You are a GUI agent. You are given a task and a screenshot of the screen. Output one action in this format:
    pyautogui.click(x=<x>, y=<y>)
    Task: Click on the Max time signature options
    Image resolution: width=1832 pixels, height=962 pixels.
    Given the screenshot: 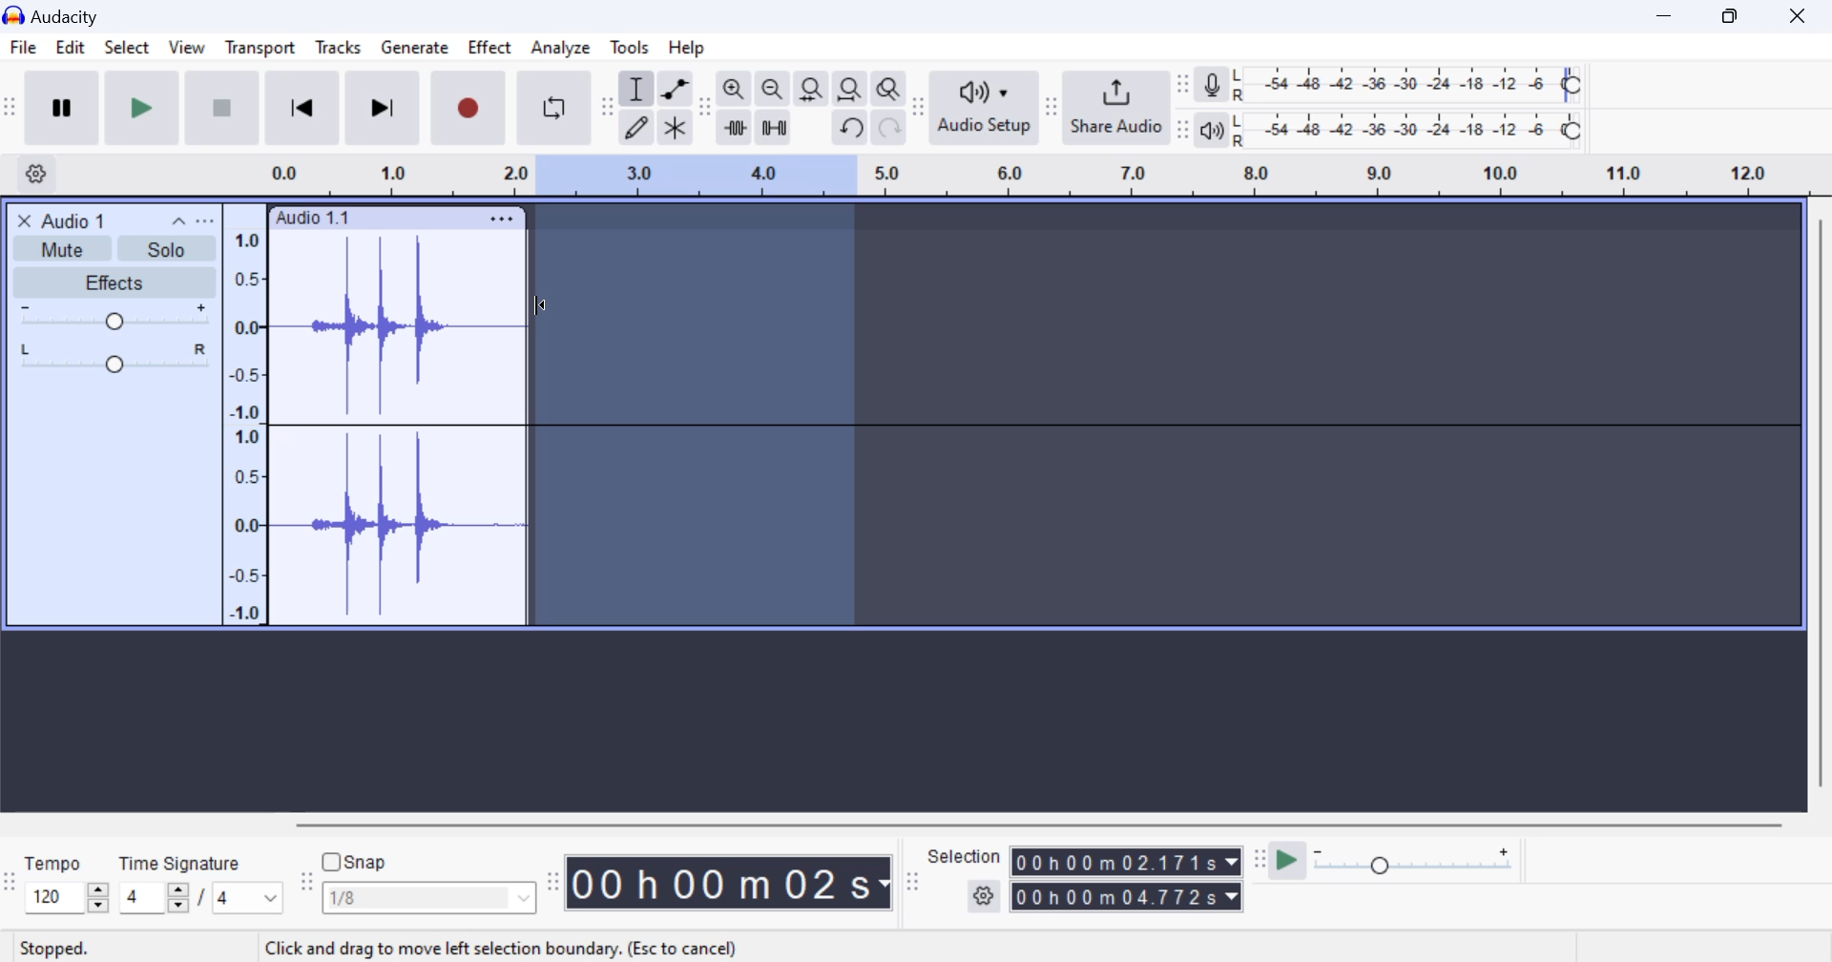 What is the action you would take?
    pyautogui.click(x=248, y=899)
    